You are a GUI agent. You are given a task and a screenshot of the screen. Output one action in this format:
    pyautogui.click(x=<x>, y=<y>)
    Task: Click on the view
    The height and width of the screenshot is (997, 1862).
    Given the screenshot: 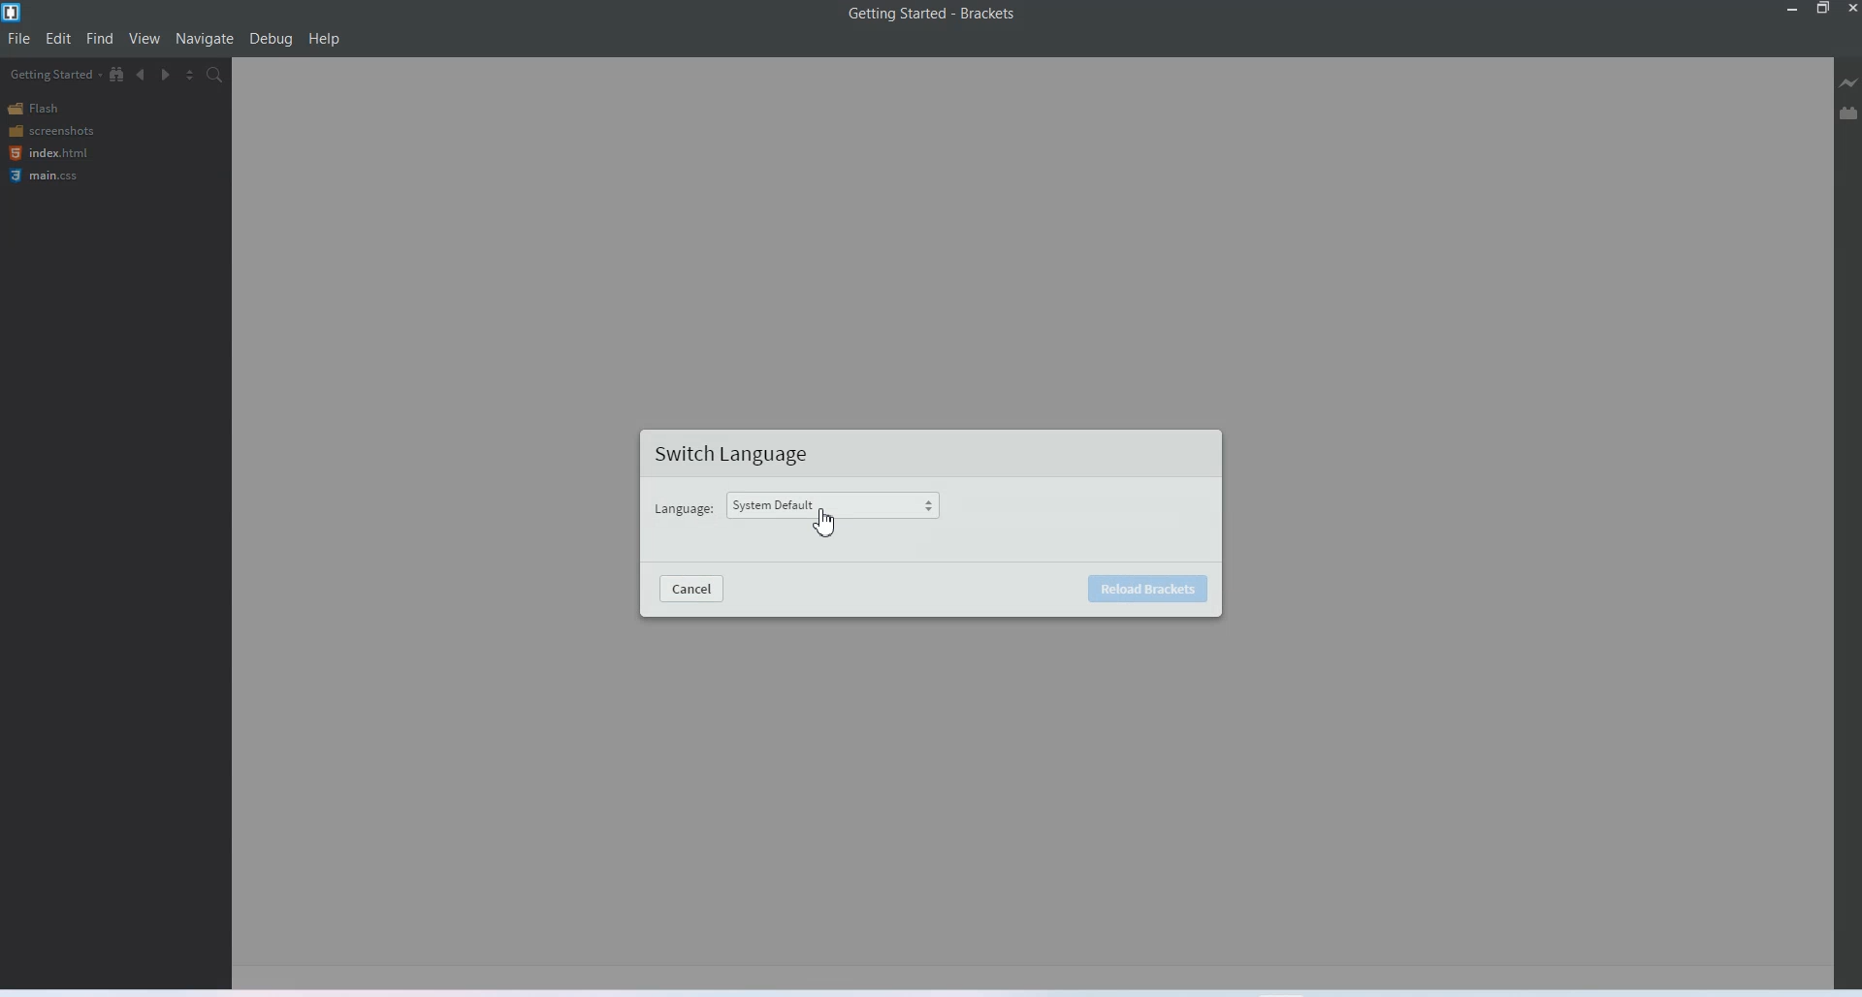 What is the action you would take?
    pyautogui.click(x=145, y=38)
    